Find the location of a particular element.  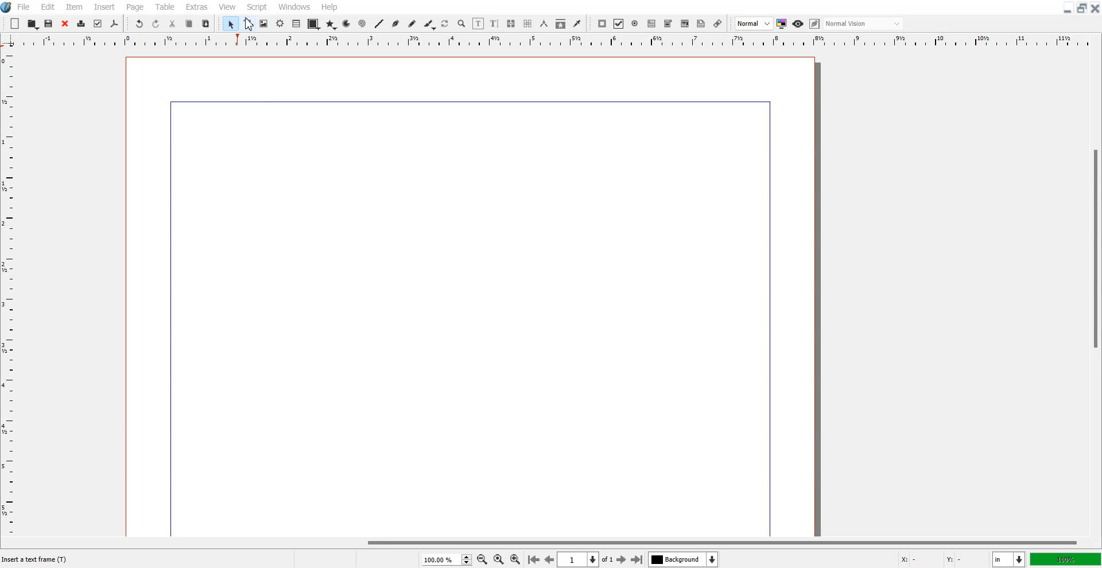

Edit content of frame is located at coordinates (478, 24).